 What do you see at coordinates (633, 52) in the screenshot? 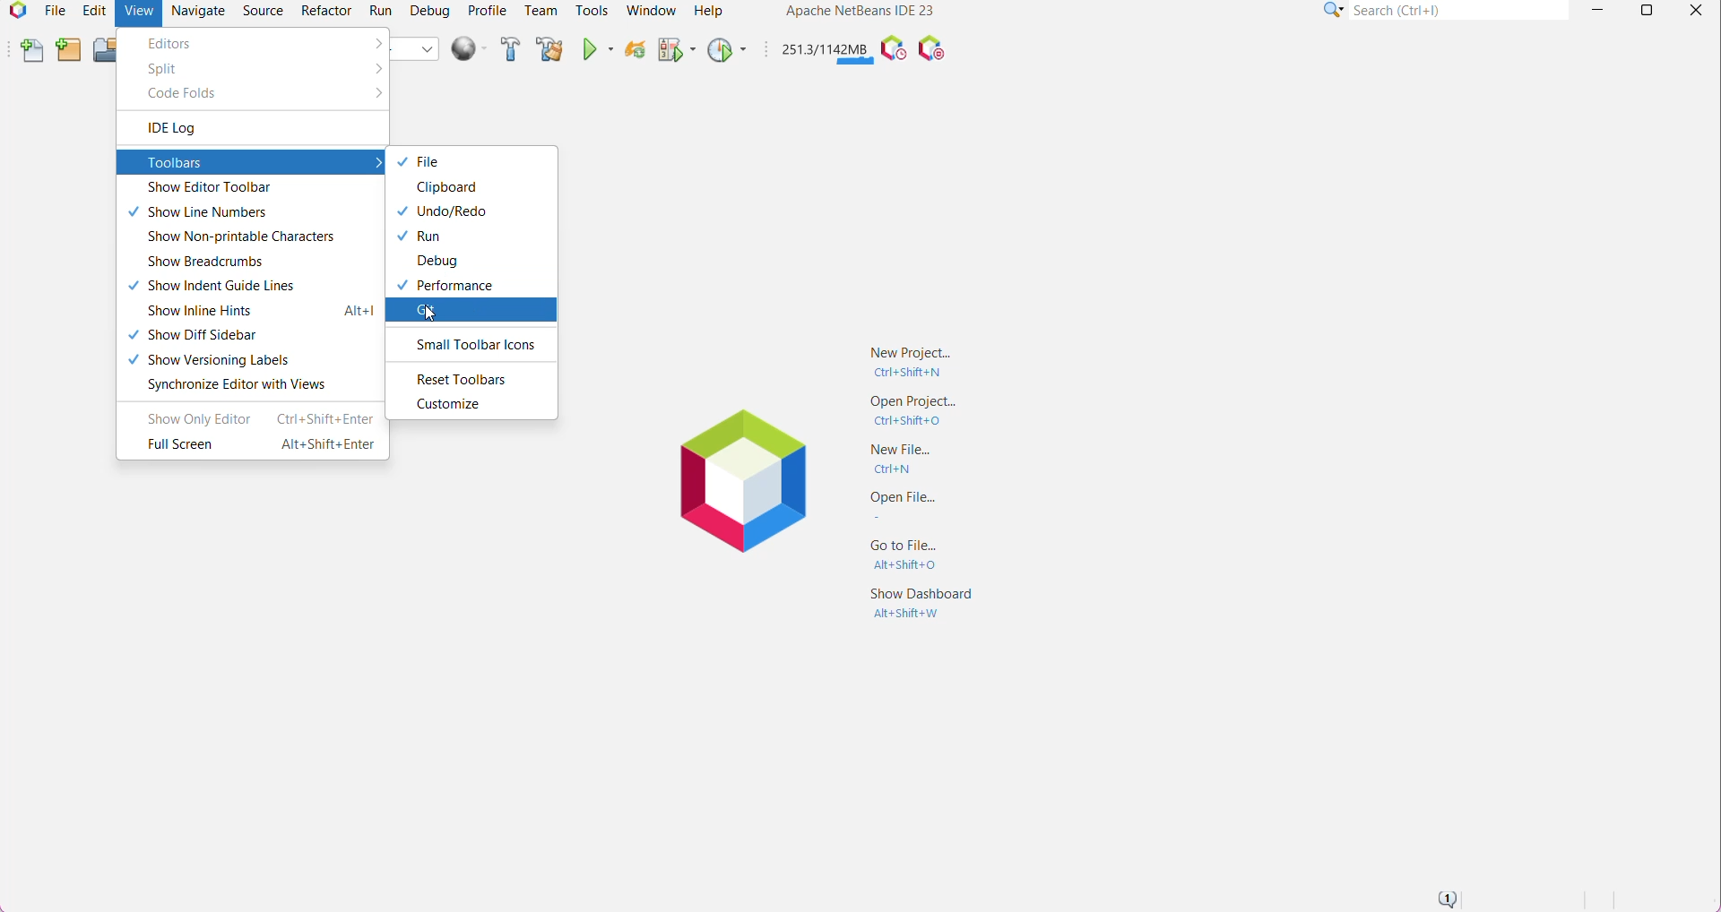
I see `Reload` at bounding box center [633, 52].